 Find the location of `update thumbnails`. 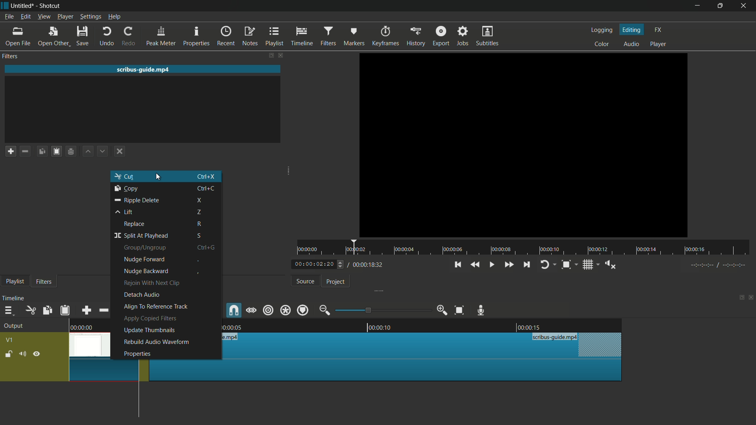

update thumbnails is located at coordinates (149, 330).